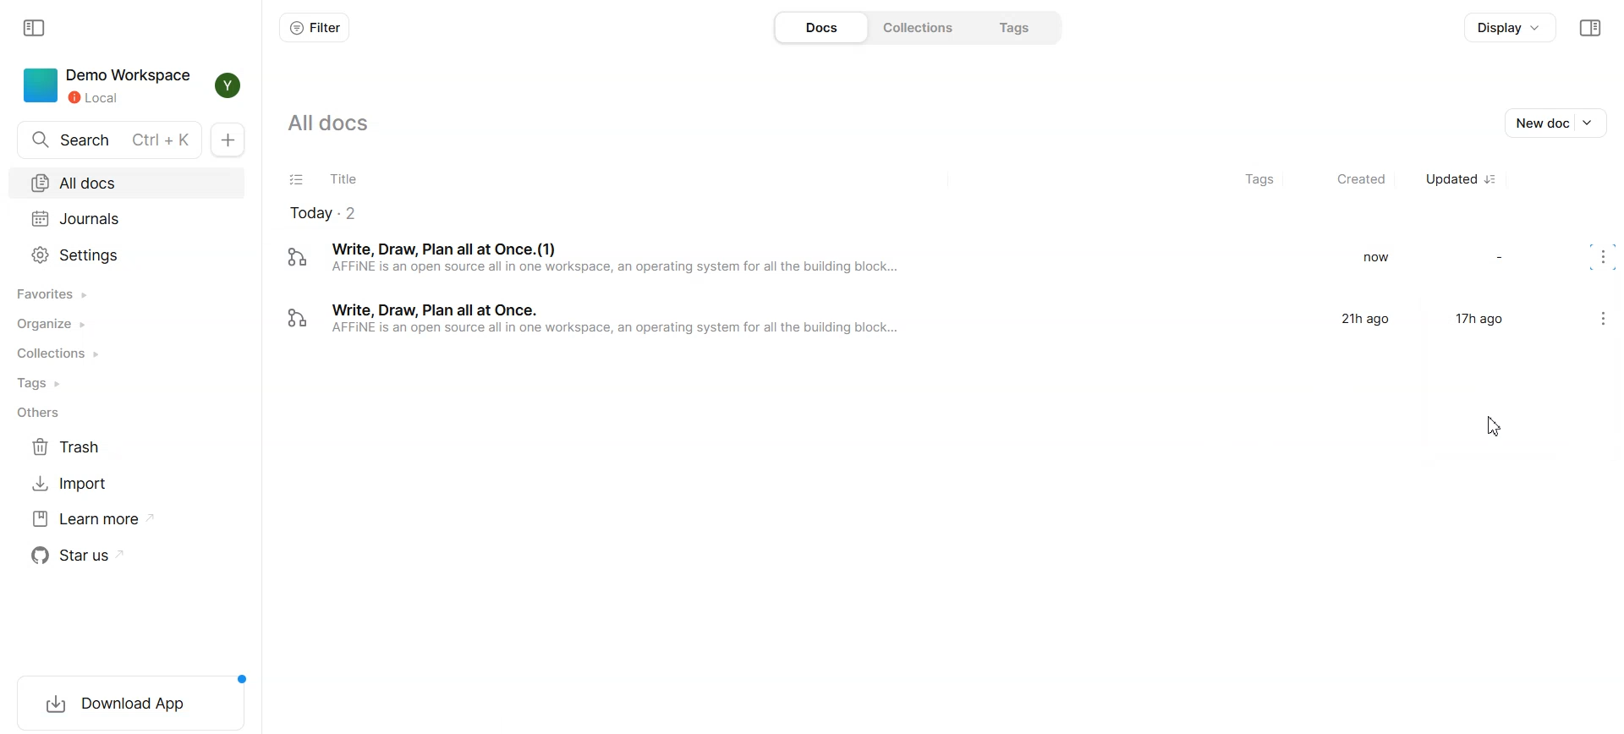 This screenshot has height=734, width=1624. Describe the element at coordinates (1249, 179) in the screenshot. I see `Tags` at that location.